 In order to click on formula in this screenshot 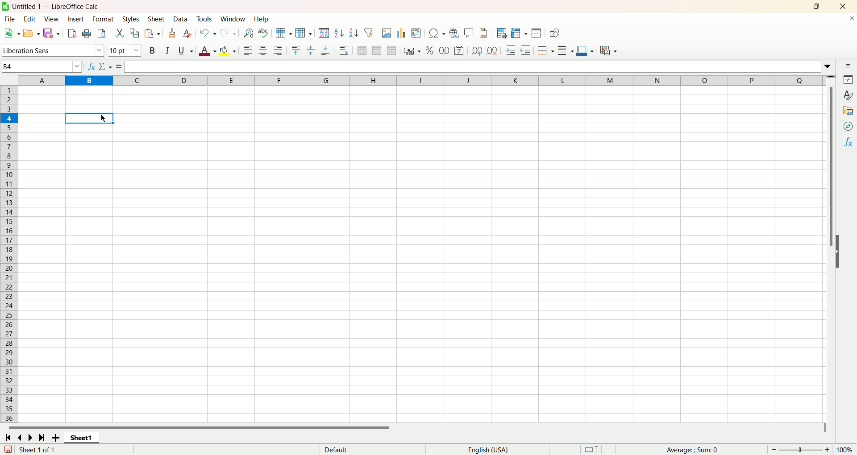, I will do `click(117, 66)`.